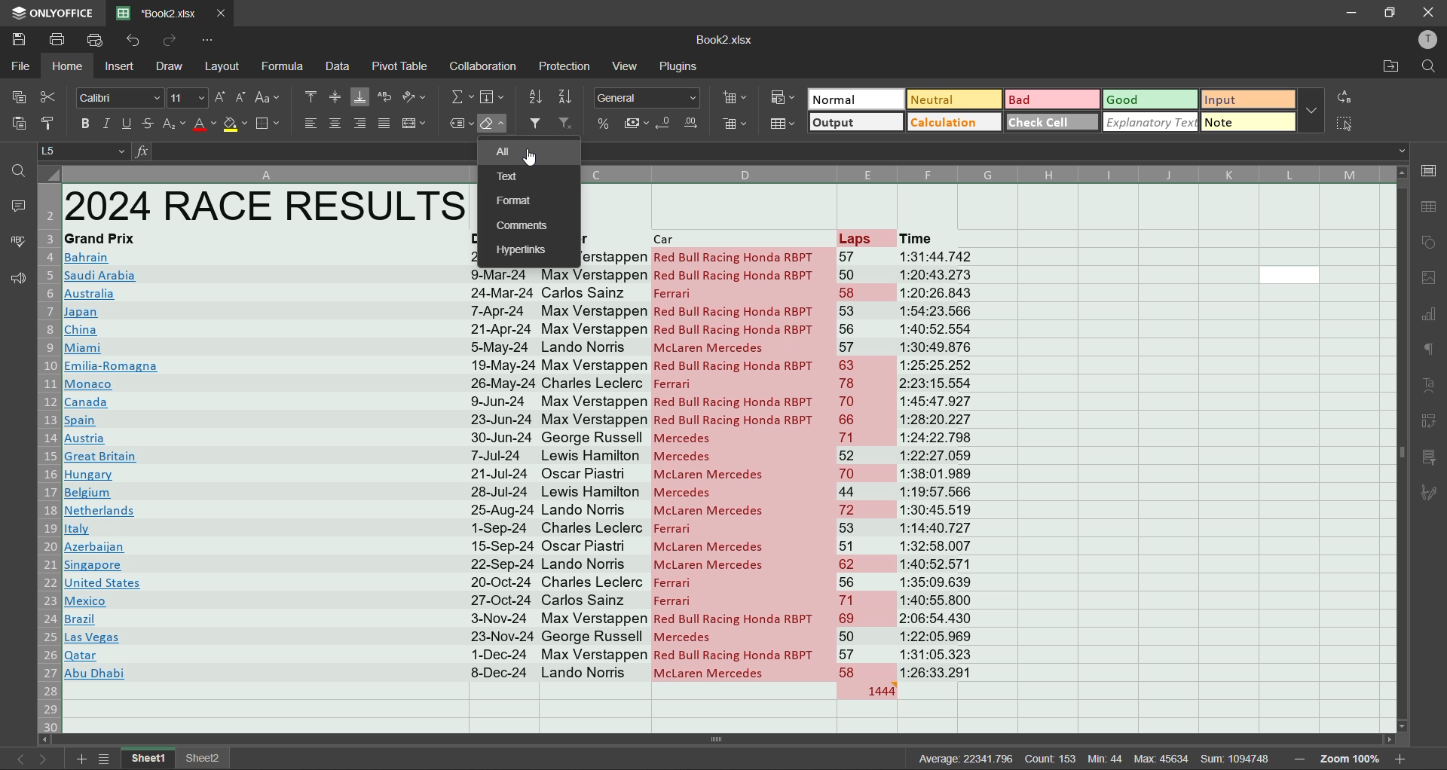 The image size is (1447, 770). I want to click on decrement size, so click(238, 96).